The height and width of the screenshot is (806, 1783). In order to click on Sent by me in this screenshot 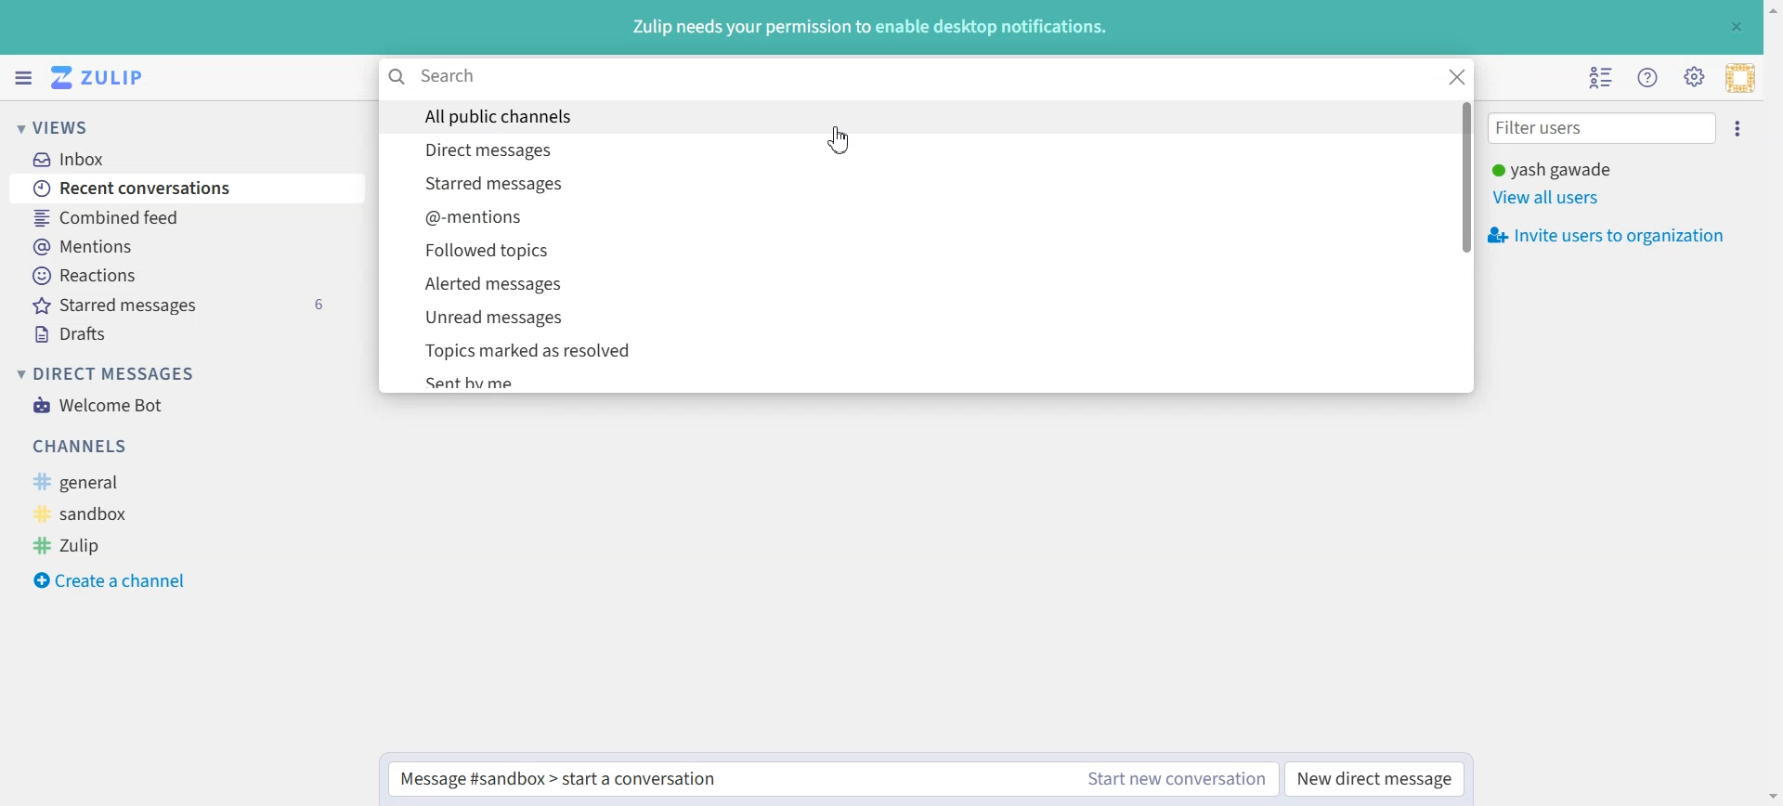, I will do `click(910, 379)`.